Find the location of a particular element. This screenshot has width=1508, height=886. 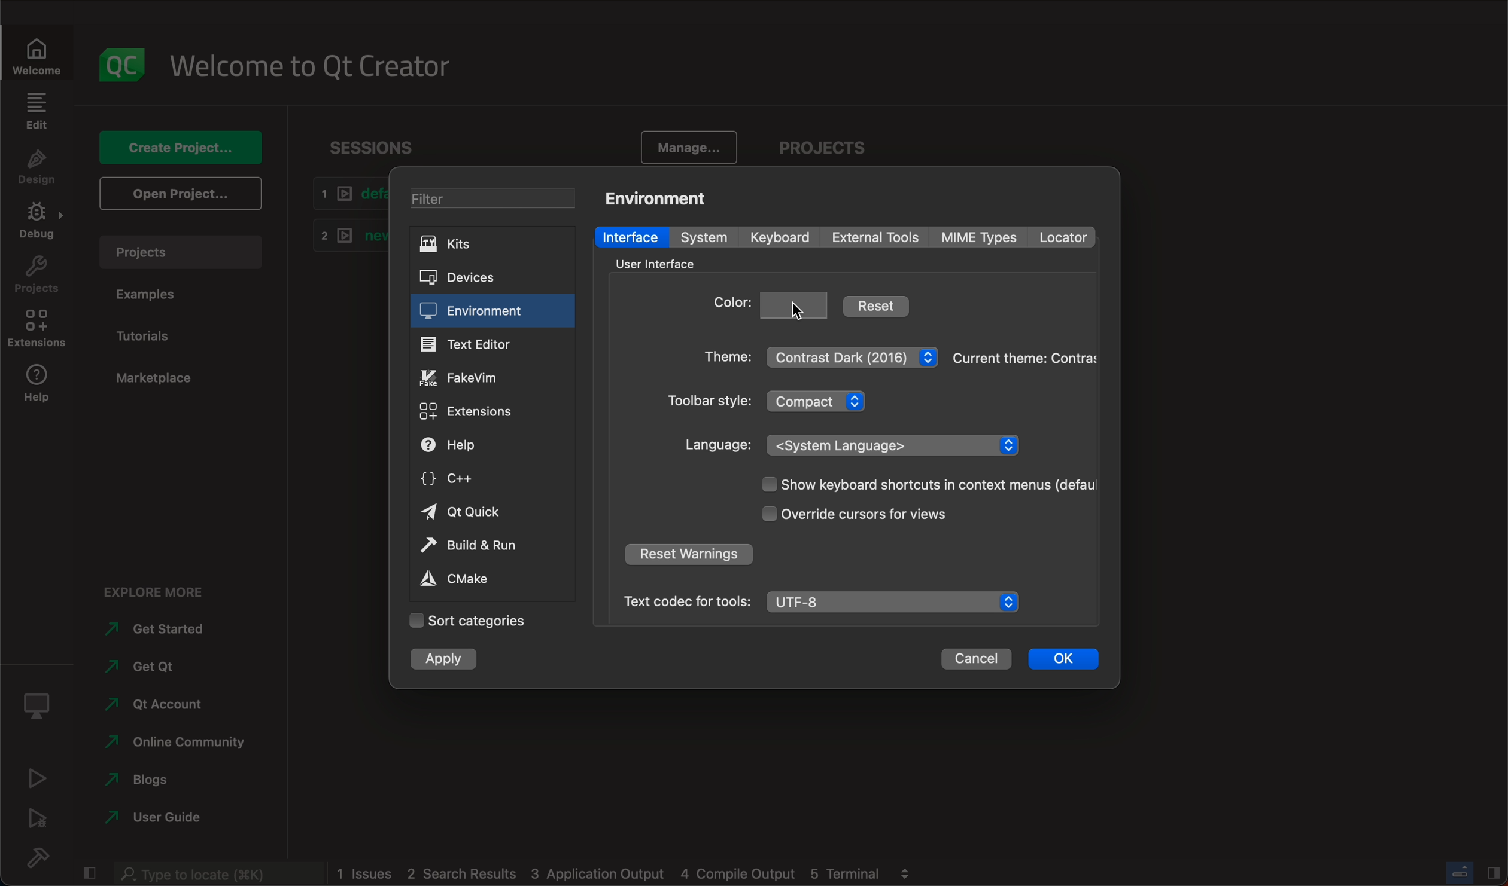

external tools is located at coordinates (878, 236).